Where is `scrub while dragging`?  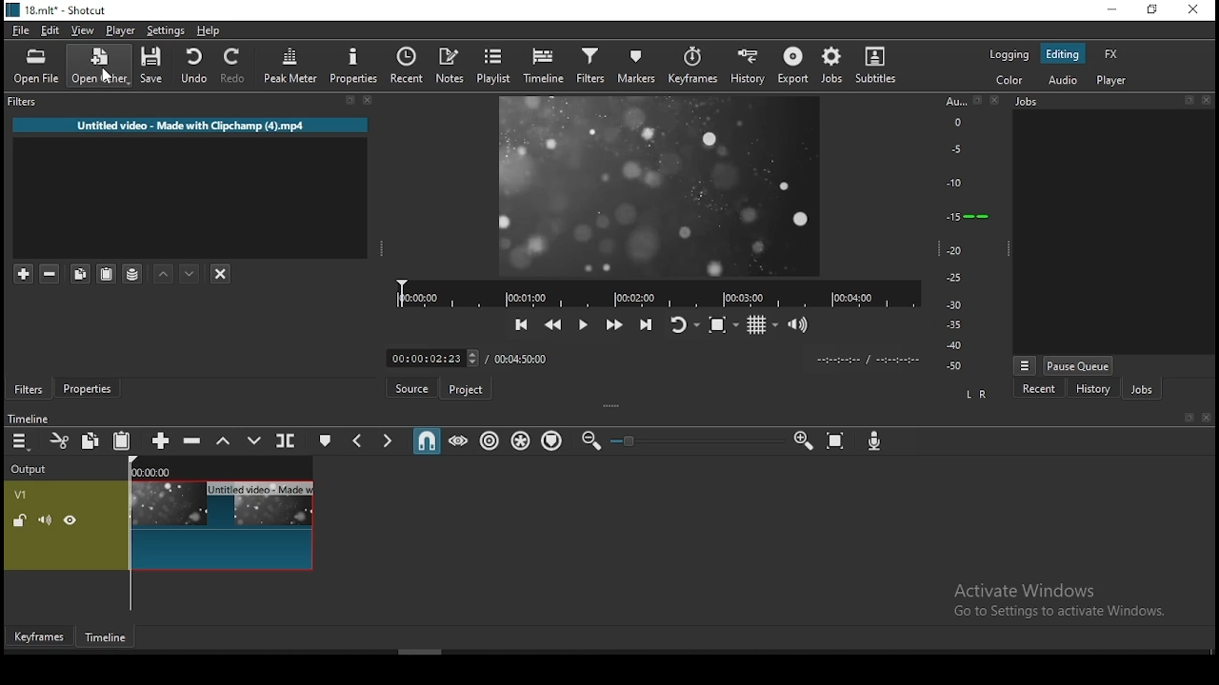
scrub while dragging is located at coordinates (460, 441).